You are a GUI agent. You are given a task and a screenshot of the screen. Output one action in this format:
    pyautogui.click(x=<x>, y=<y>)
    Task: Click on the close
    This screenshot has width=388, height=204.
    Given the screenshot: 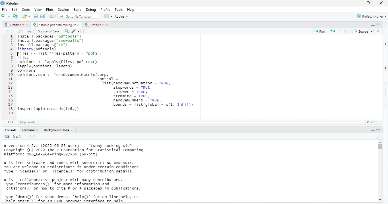 What is the action you would take?
    pyautogui.click(x=107, y=25)
    